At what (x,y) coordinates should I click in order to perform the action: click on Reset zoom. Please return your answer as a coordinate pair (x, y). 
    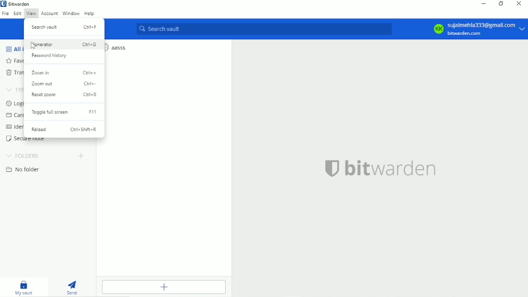
    Looking at the image, I should click on (65, 95).